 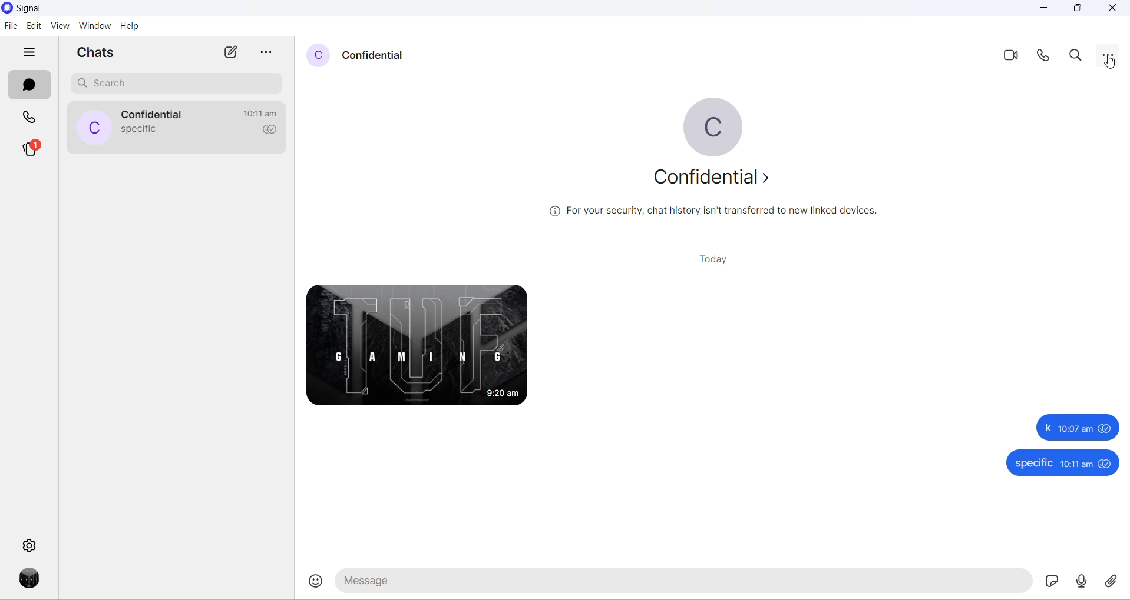 What do you see at coordinates (29, 116) in the screenshot?
I see `calls` at bounding box center [29, 116].